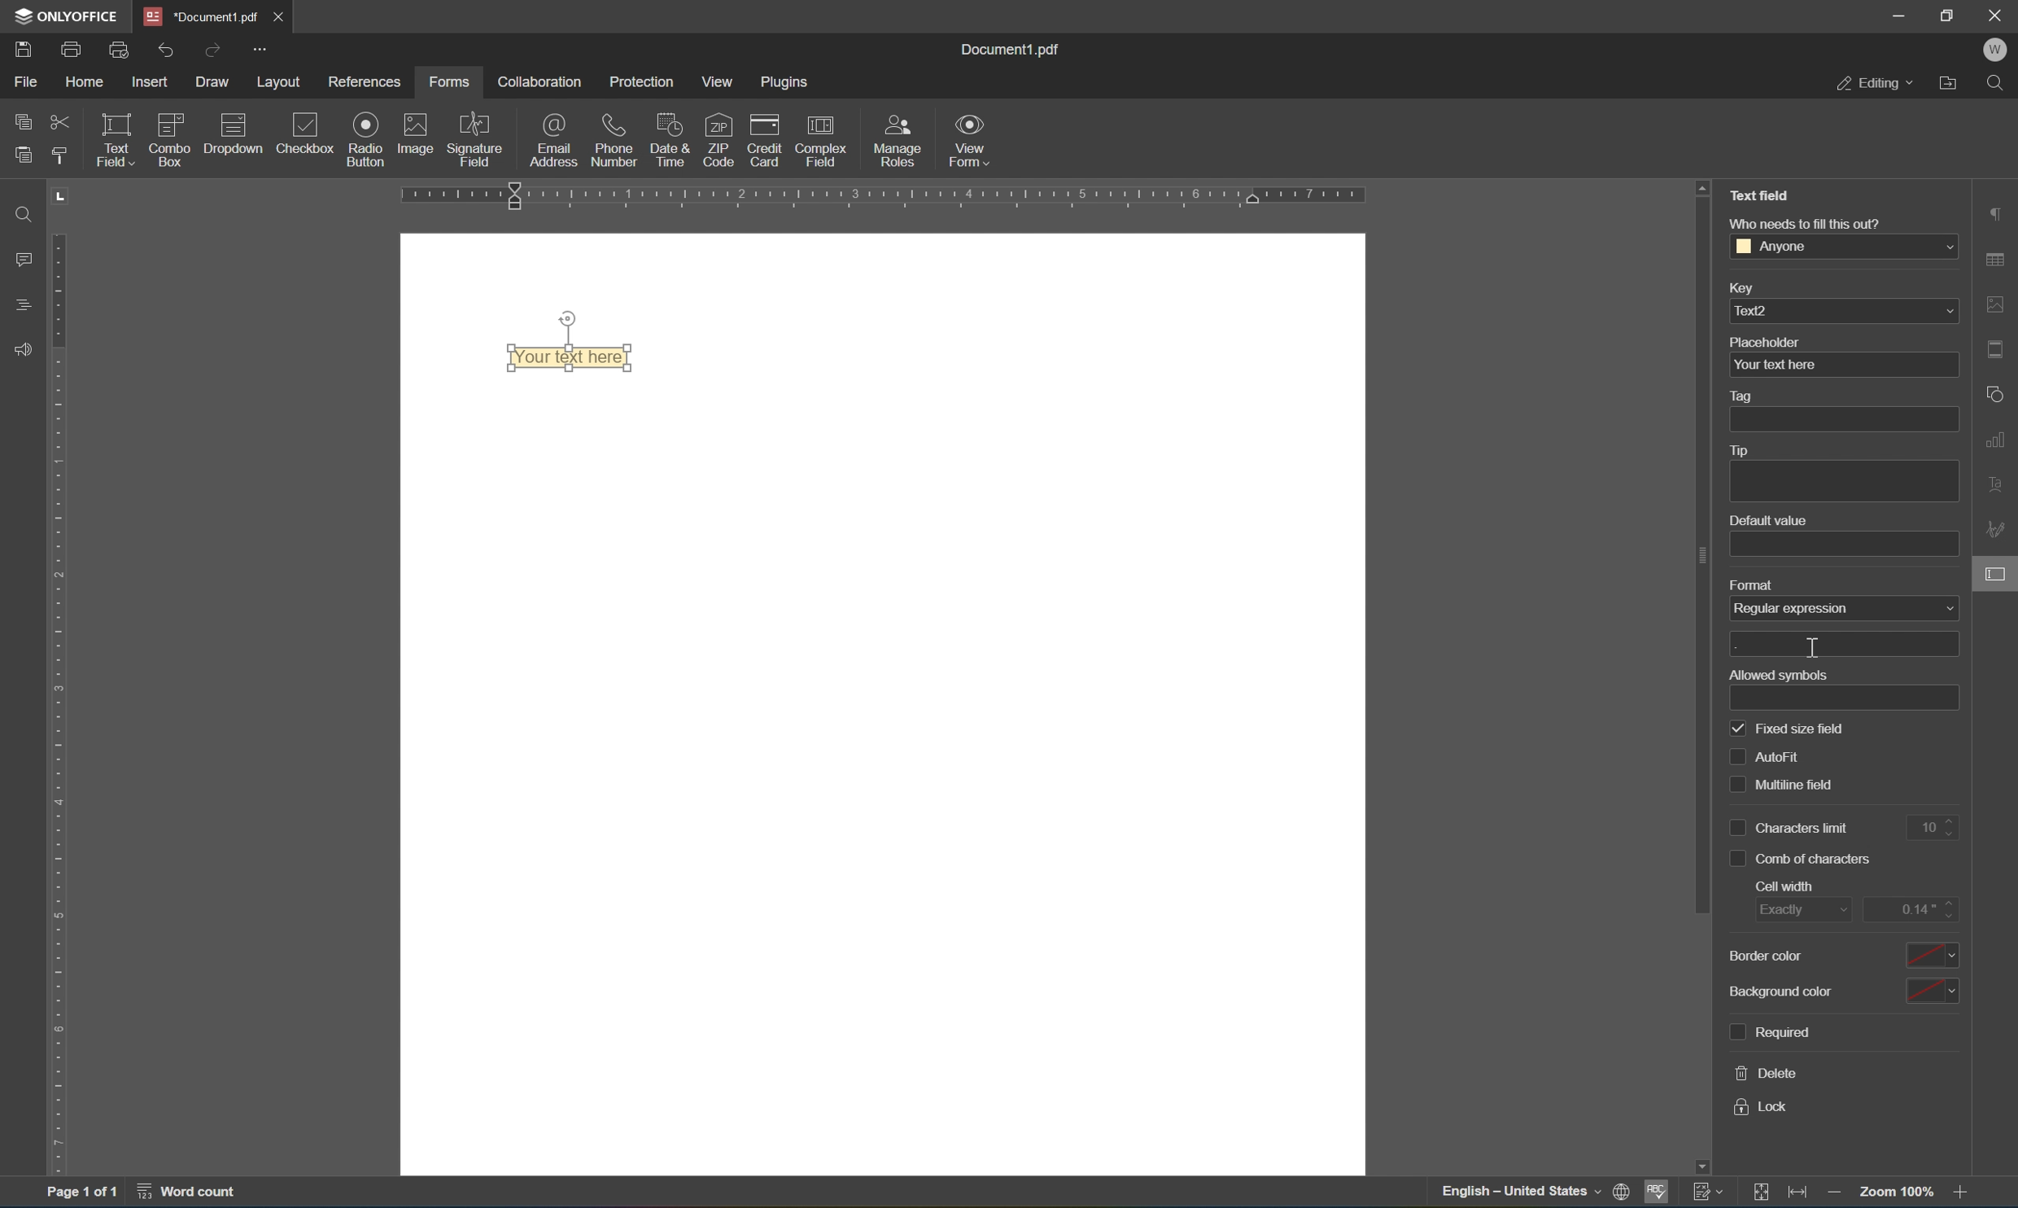 The image size is (2018, 1208). Describe the element at coordinates (1995, 488) in the screenshot. I see `text art settings` at that location.